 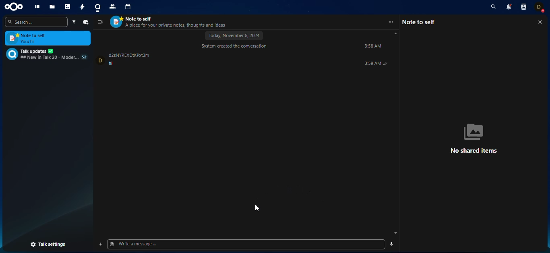 I want to click on contact, so click(x=523, y=8).